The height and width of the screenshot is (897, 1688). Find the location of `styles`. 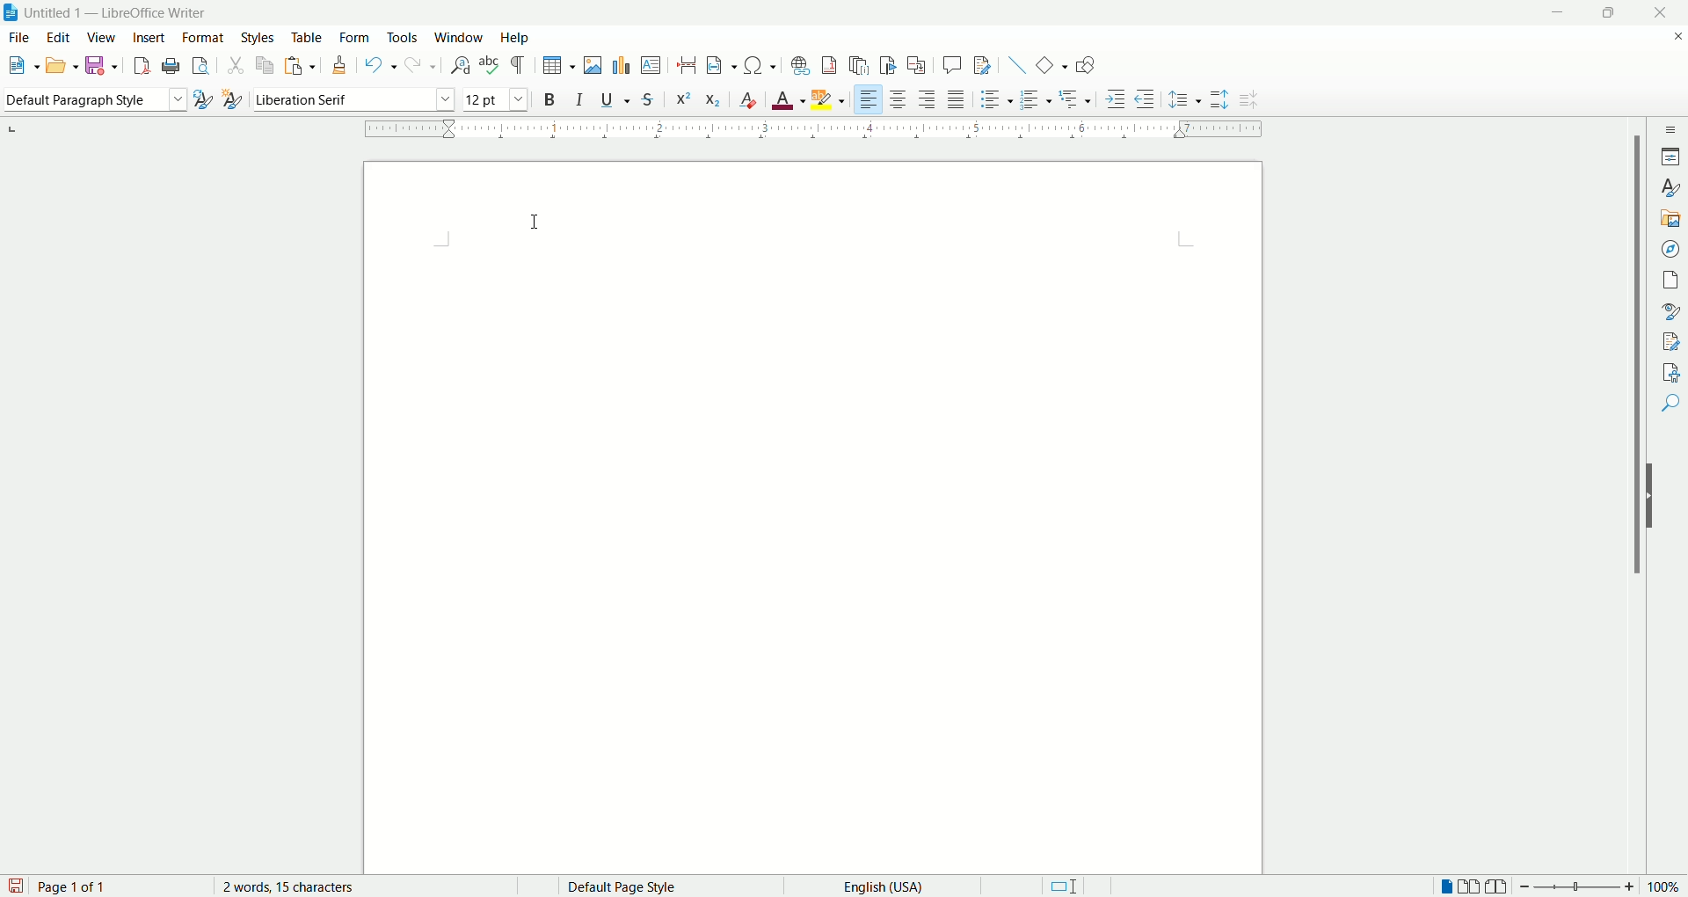

styles is located at coordinates (254, 39).